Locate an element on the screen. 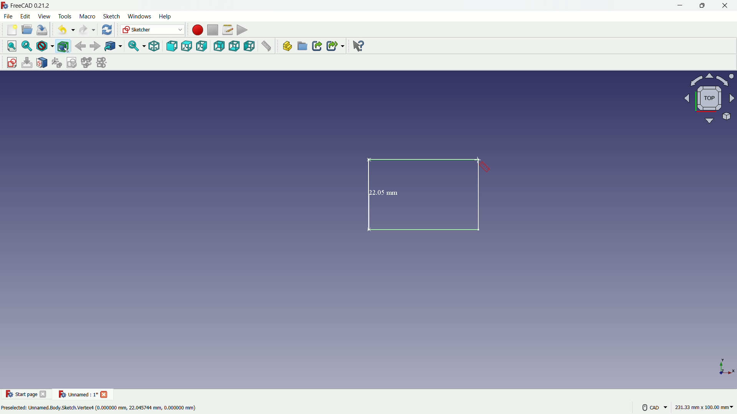 The height and width of the screenshot is (414, 737). cursor is located at coordinates (483, 164).